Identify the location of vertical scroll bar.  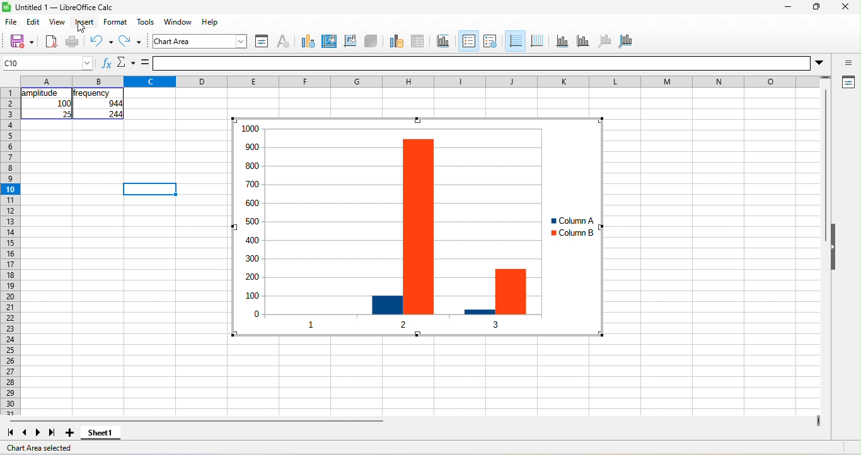
(824, 167).